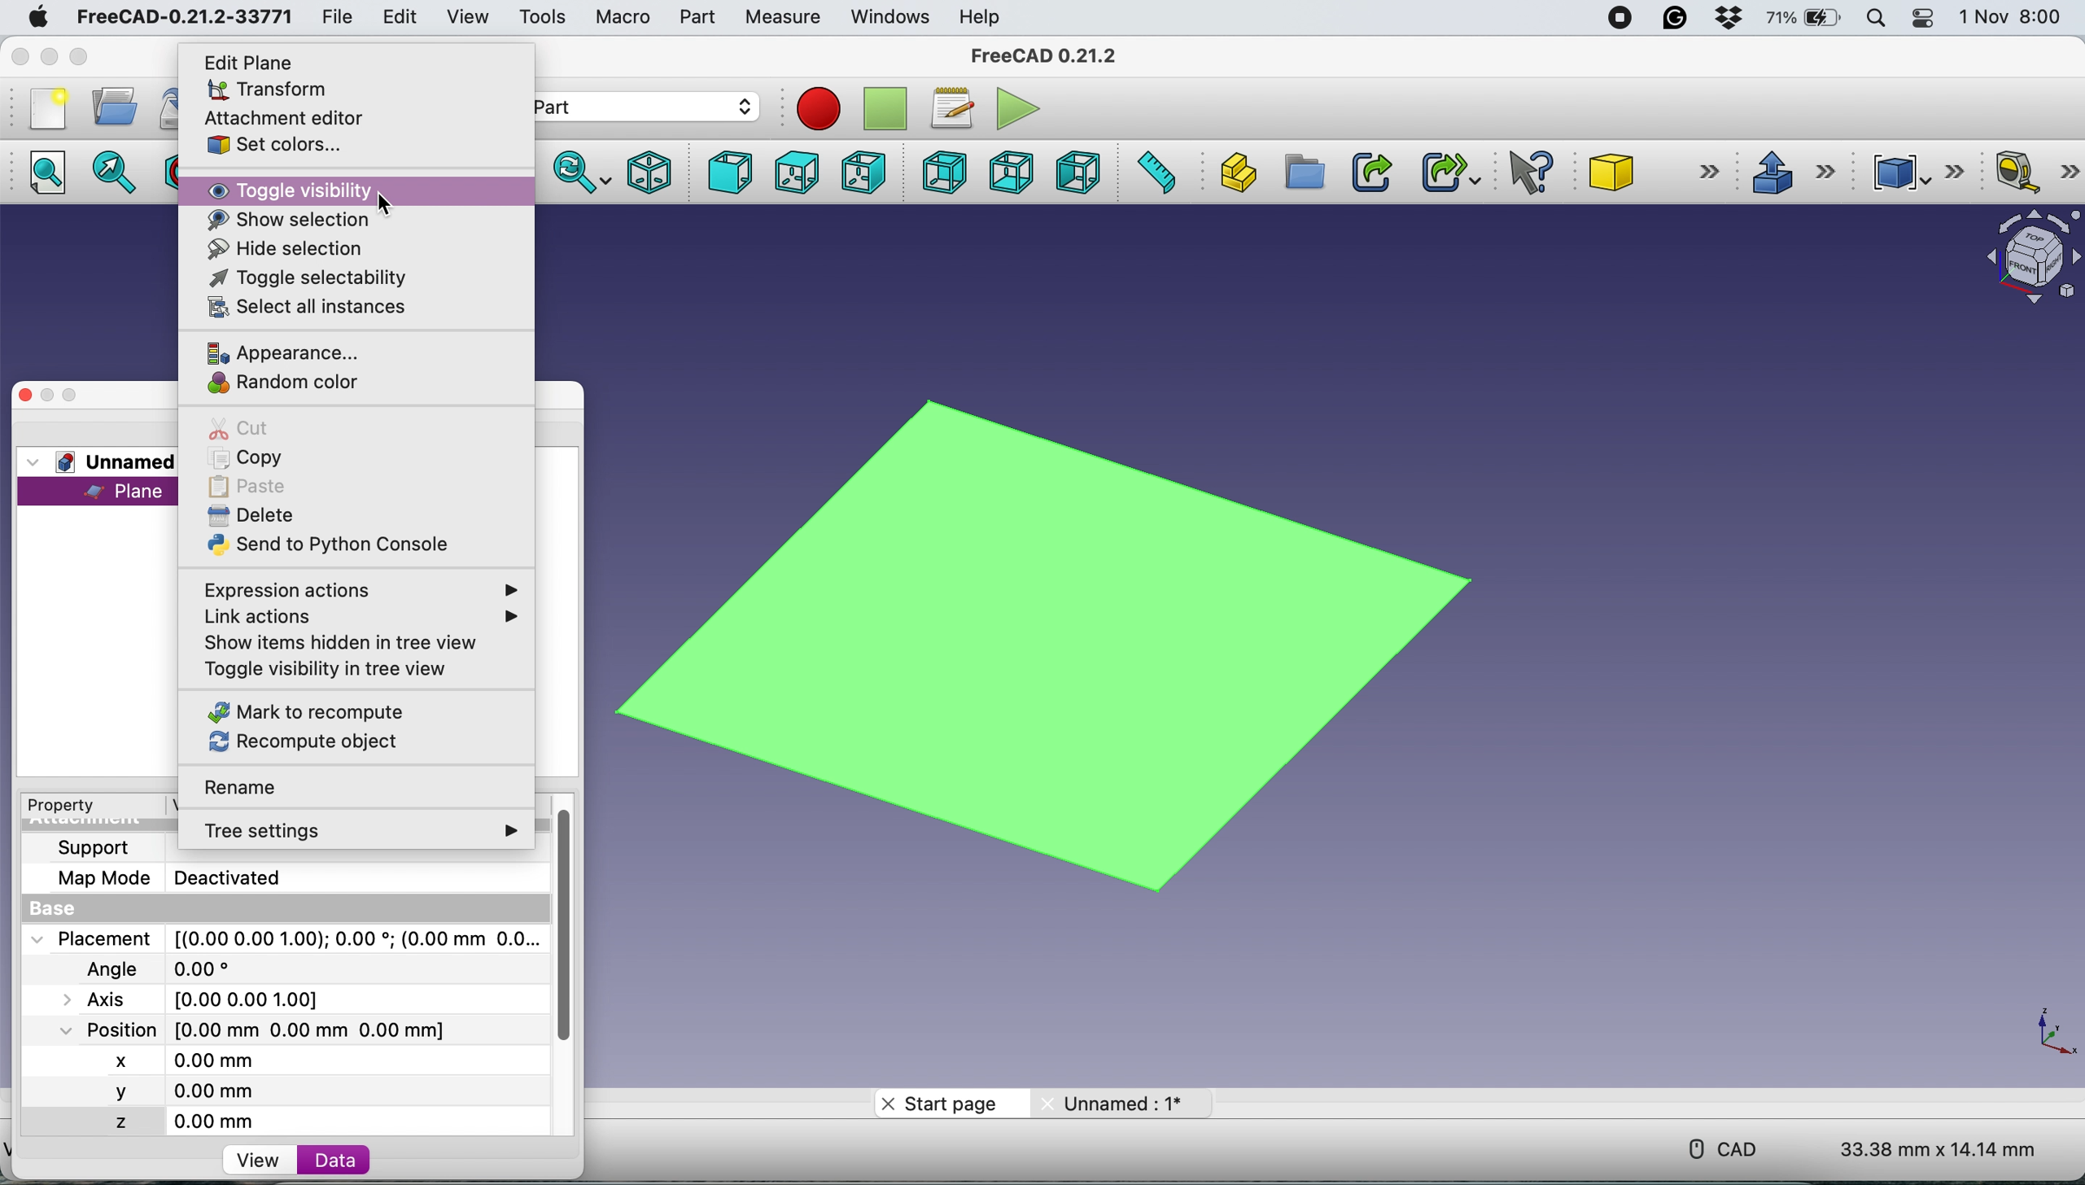 This screenshot has height=1185, width=2085. What do you see at coordinates (85, 823) in the screenshot?
I see `Attachment` at bounding box center [85, 823].